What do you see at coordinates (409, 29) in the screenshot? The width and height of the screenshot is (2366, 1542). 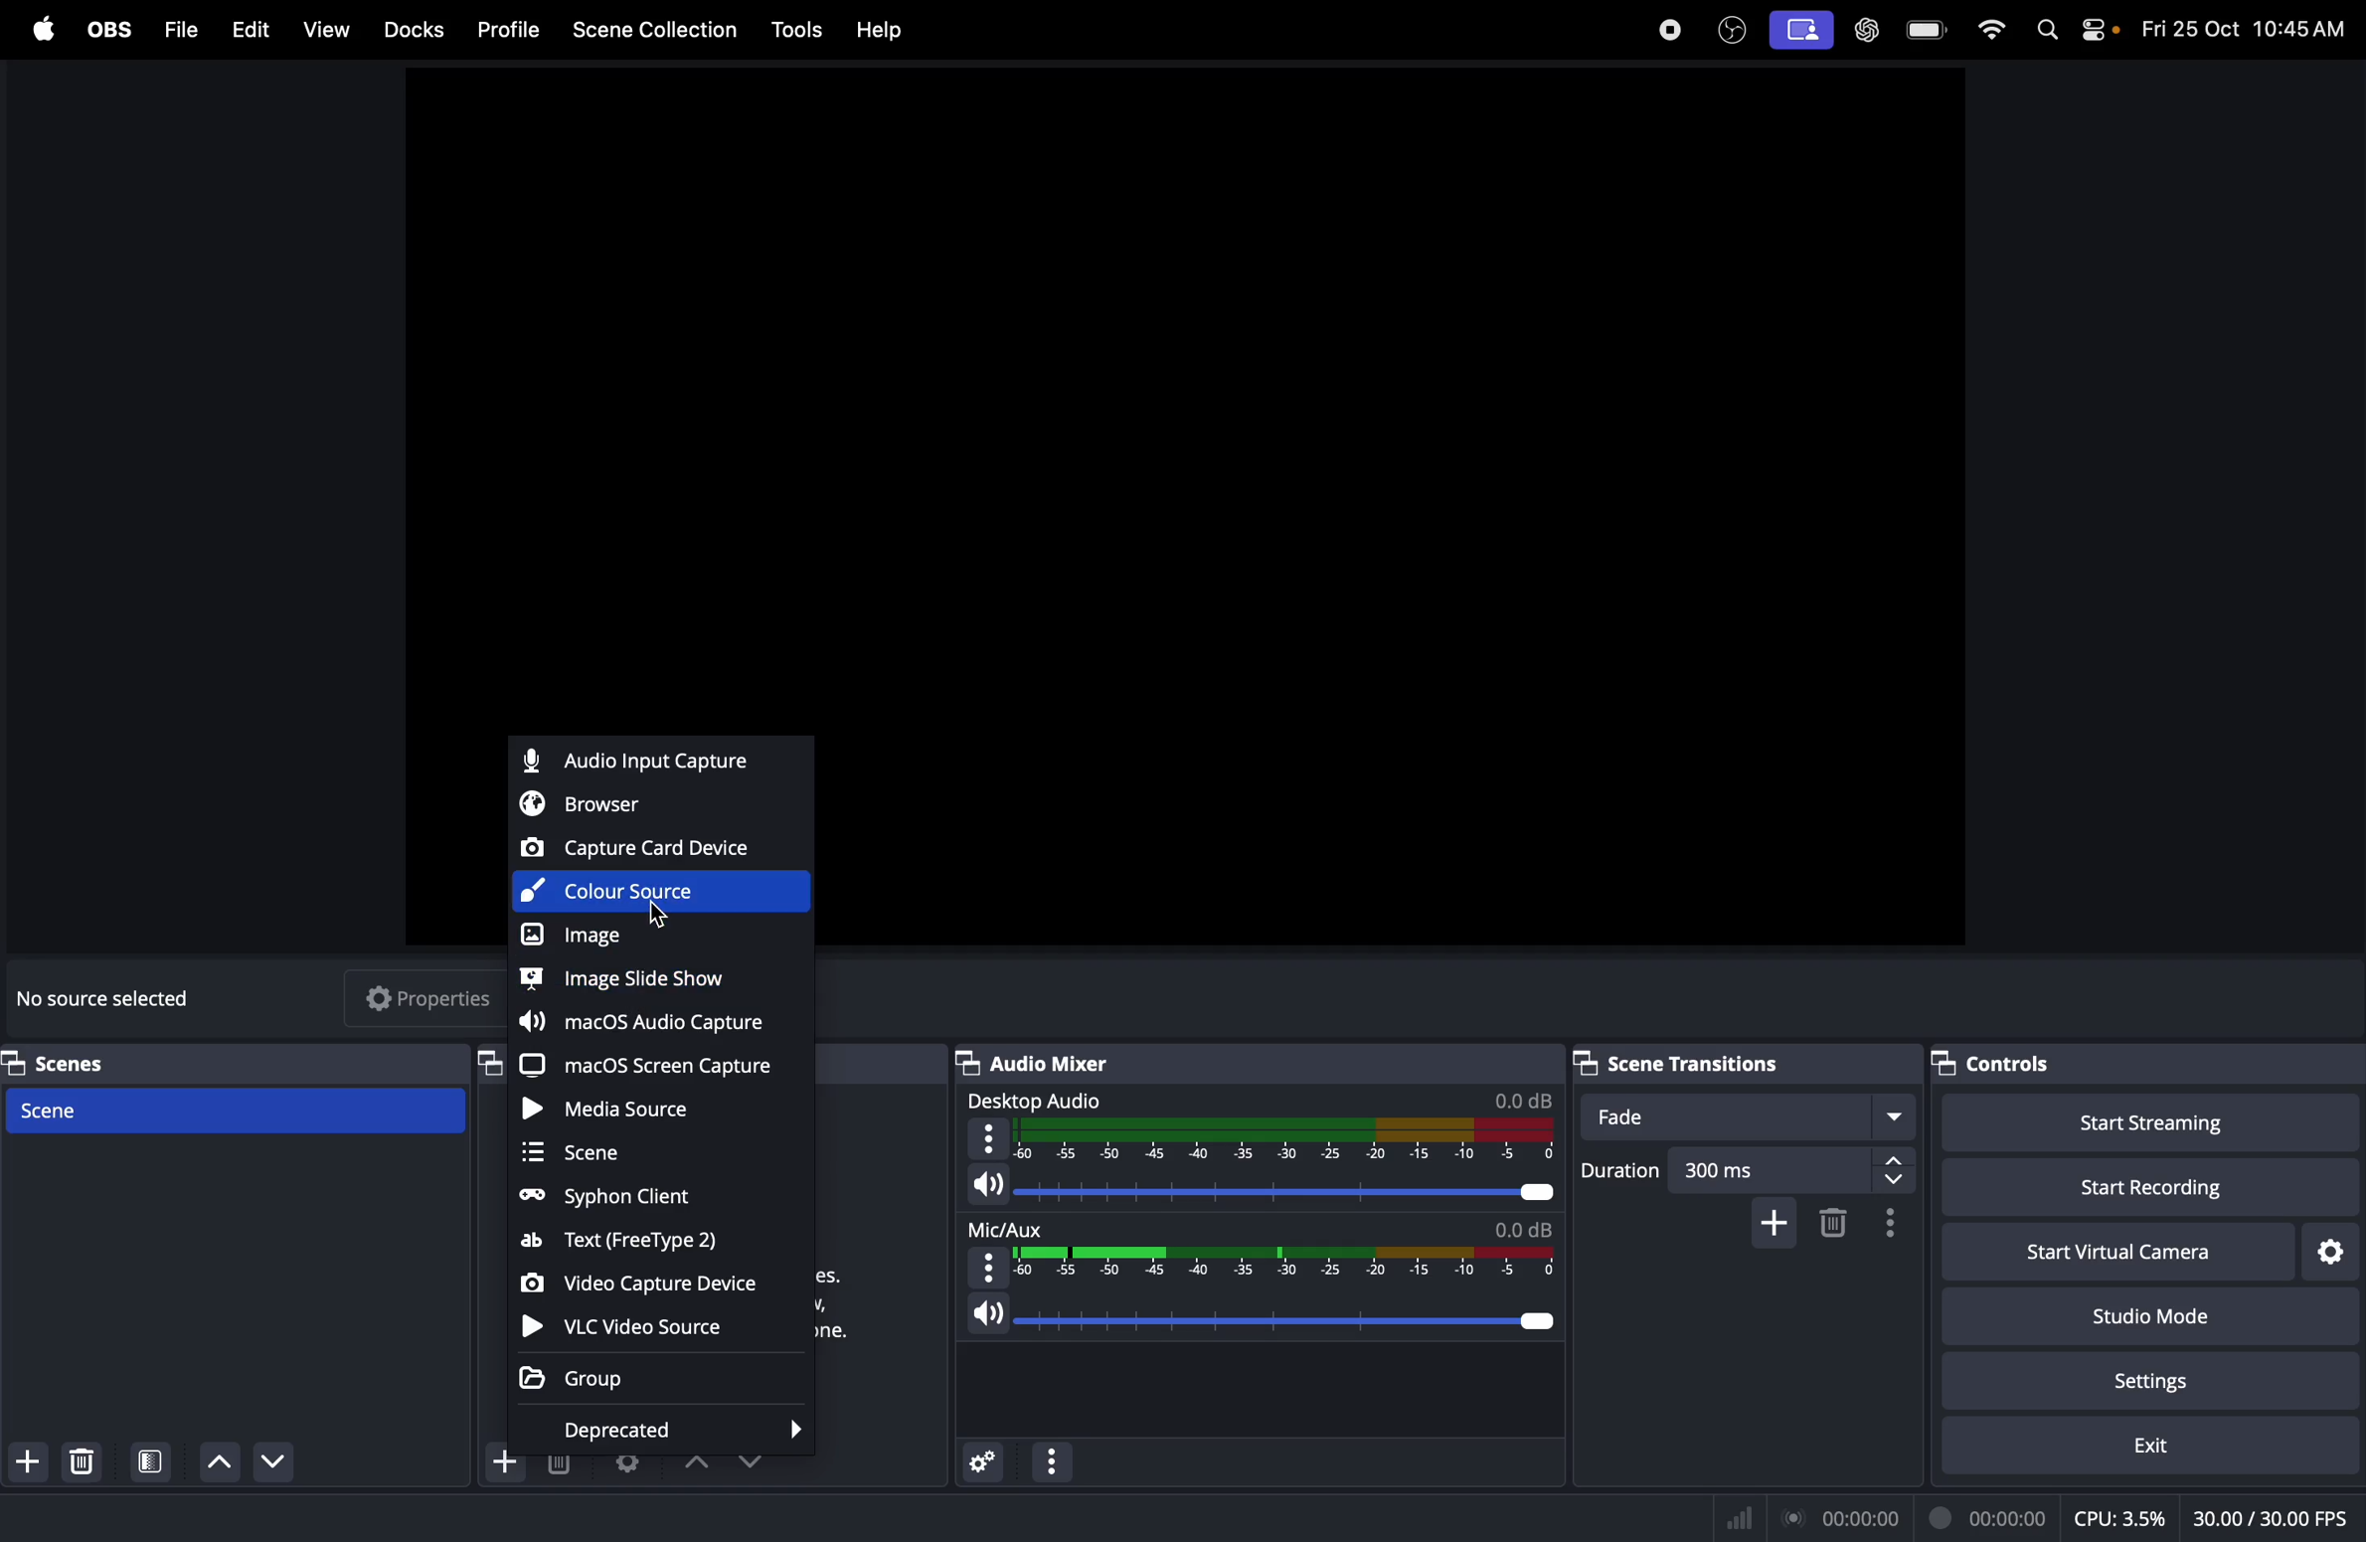 I see `Docks` at bounding box center [409, 29].